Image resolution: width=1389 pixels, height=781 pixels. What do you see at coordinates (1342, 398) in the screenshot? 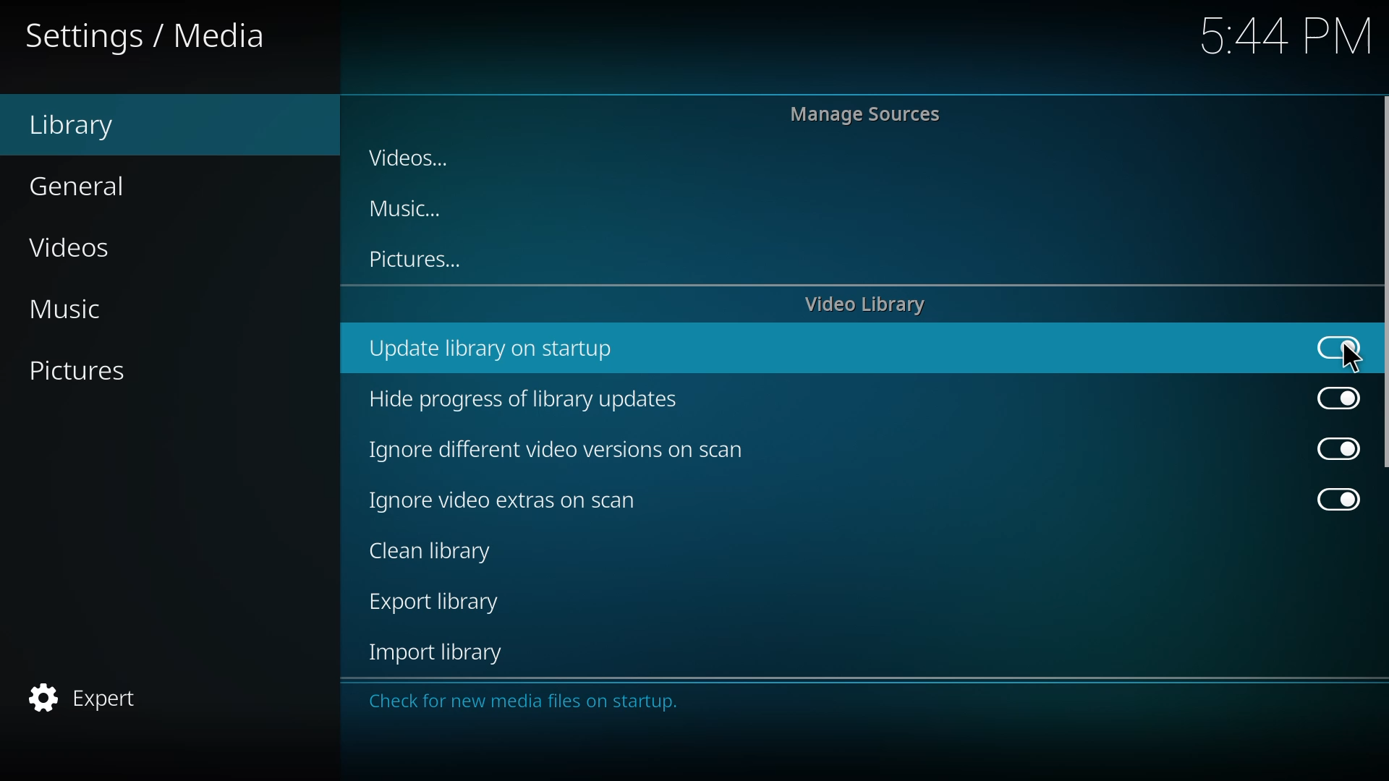
I see `enabled` at bounding box center [1342, 398].